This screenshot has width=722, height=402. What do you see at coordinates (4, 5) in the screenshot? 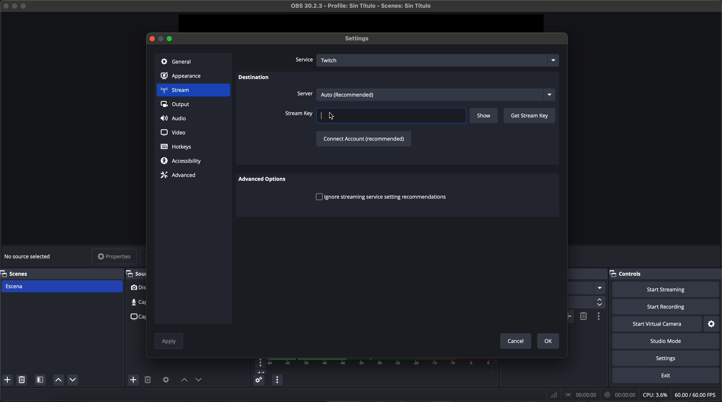
I see `close program` at bounding box center [4, 5].